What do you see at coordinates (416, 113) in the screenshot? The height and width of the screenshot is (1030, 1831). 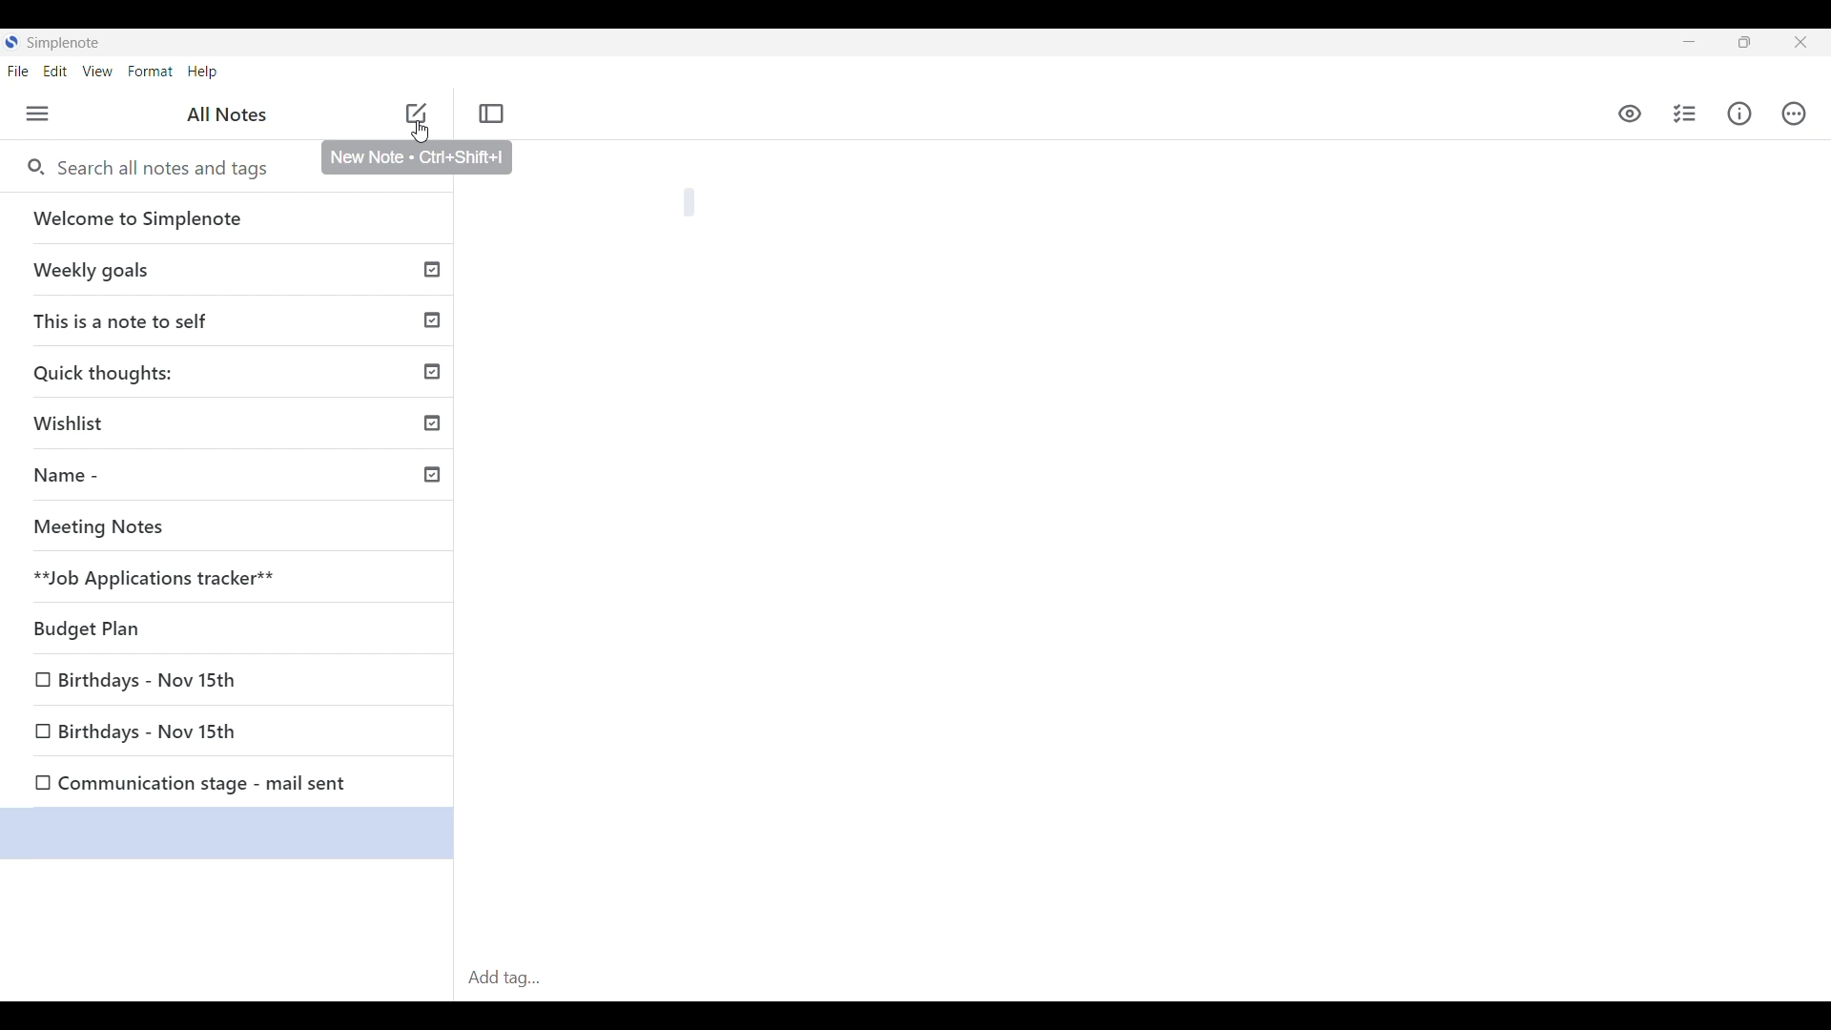 I see `Click to add note` at bounding box center [416, 113].